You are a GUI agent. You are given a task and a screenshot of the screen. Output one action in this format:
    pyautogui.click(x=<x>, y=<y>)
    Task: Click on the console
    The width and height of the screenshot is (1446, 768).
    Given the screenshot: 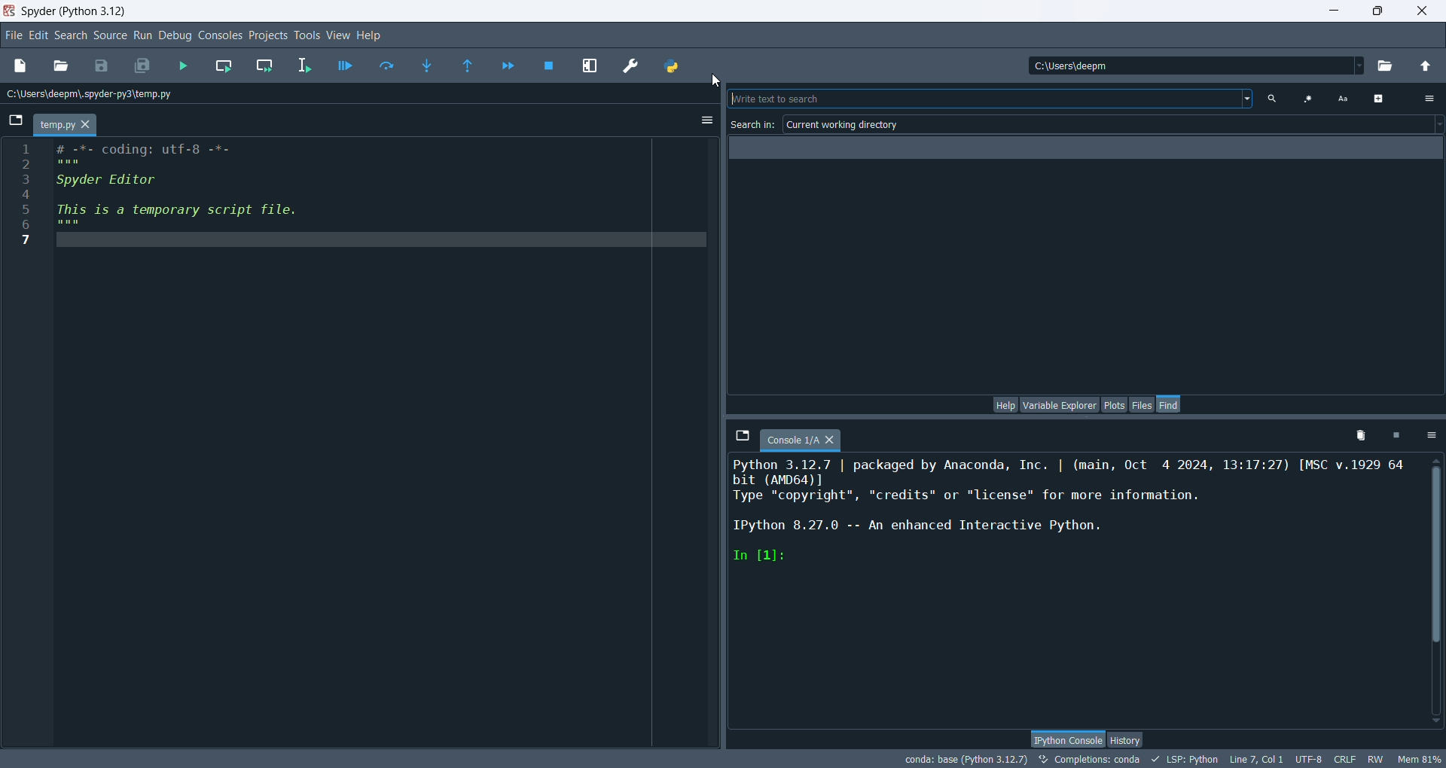 What is the action you would take?
    pyautogui.click(x=221, y=36)
    